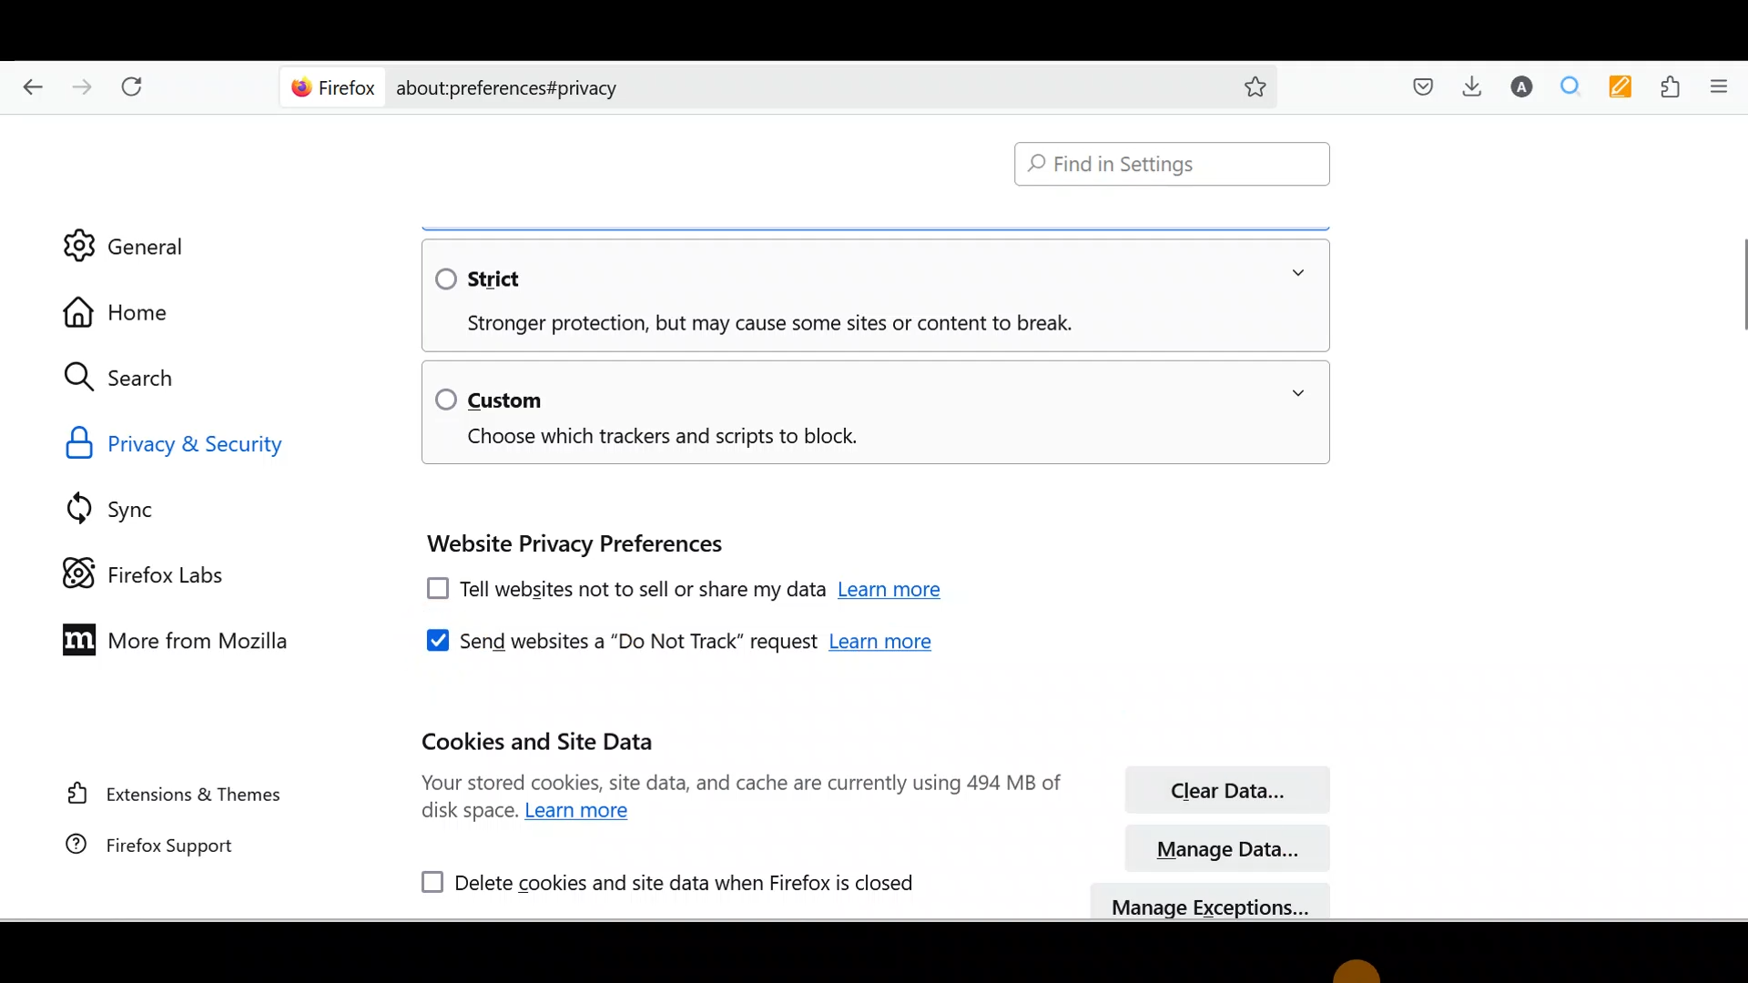 The width and height of the screenshot is (1748, 983). What do you see at coordinates (622, 592) in the screenshot?
I see `Tell websites not to sell or share my data` at bounding box center [622, 592].